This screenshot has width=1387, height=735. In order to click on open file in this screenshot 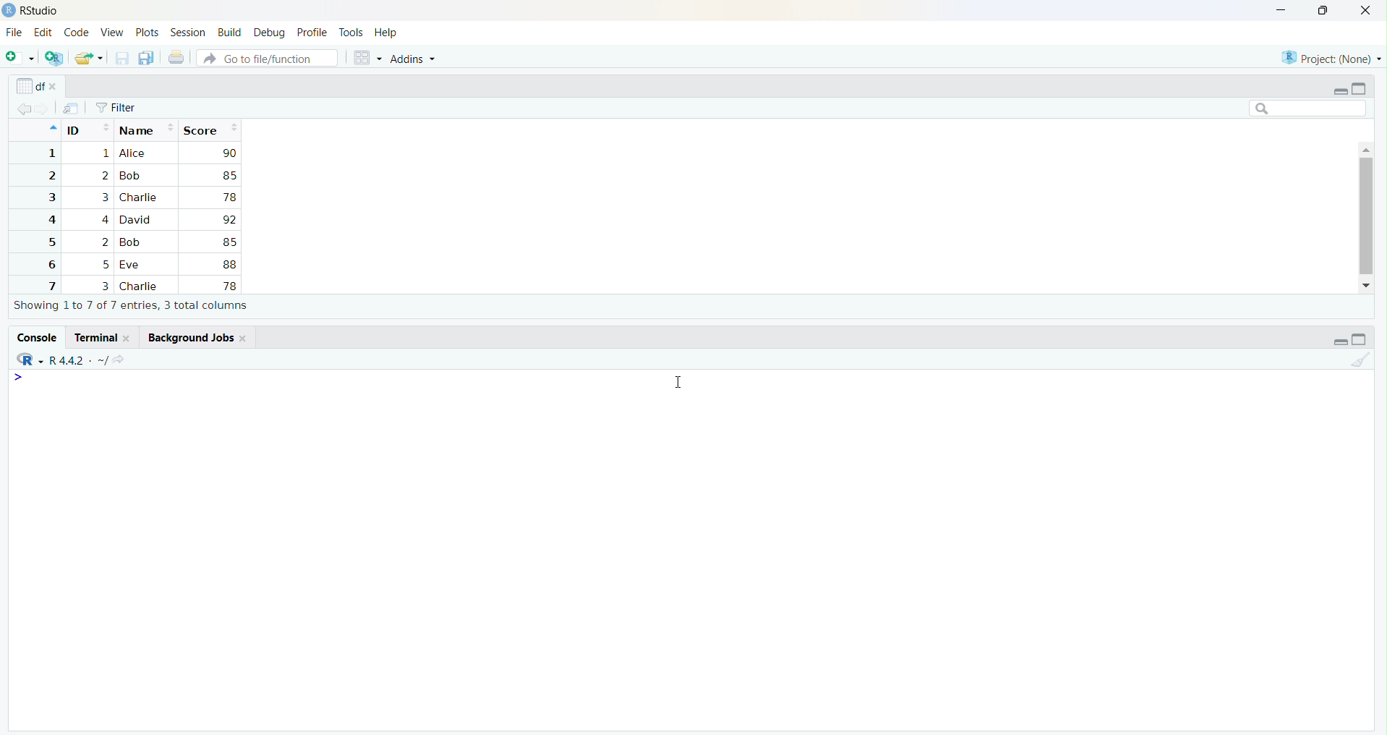, I will do `click(89, 59)`.